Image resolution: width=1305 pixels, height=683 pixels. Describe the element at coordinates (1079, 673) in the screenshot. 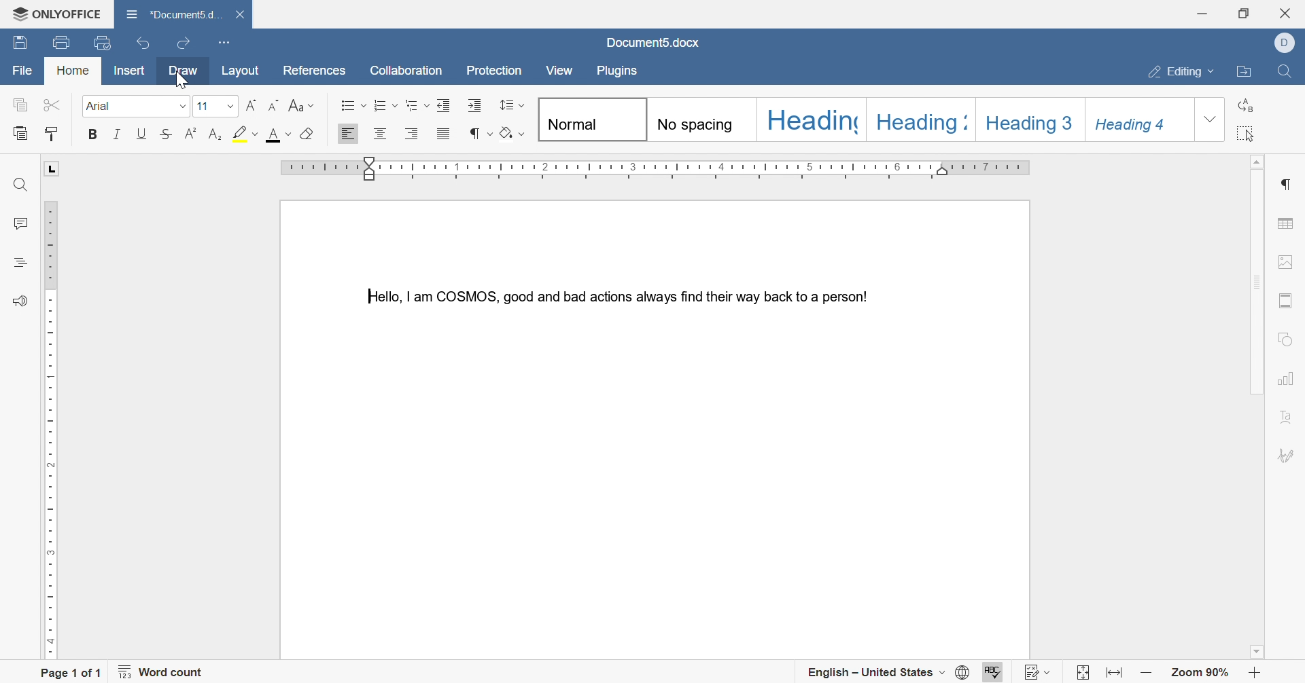

I see `fit to page` at that location.